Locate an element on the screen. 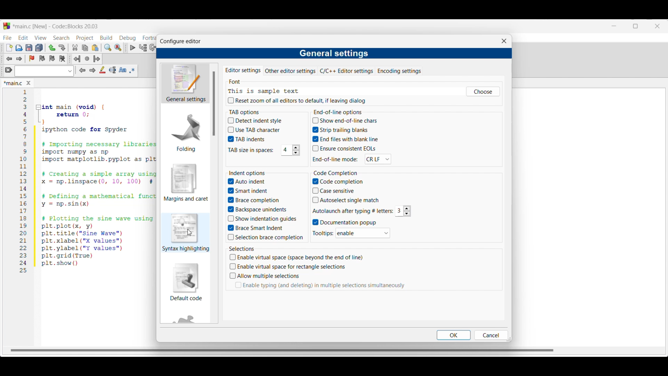 The height and width of the screenshot is (376, 668). Section title is located at coordinates (241, 249).